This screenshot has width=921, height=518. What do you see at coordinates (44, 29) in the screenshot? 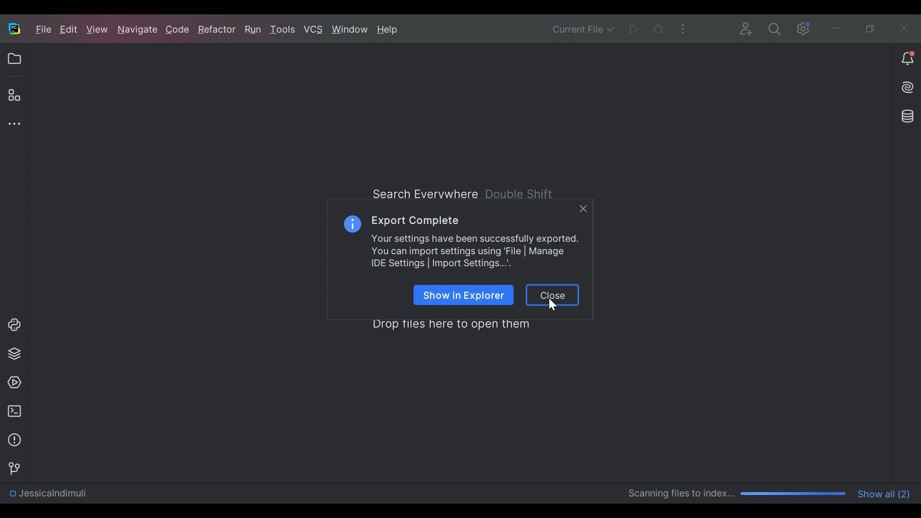
I see `File` at bounding box center [44, 29].